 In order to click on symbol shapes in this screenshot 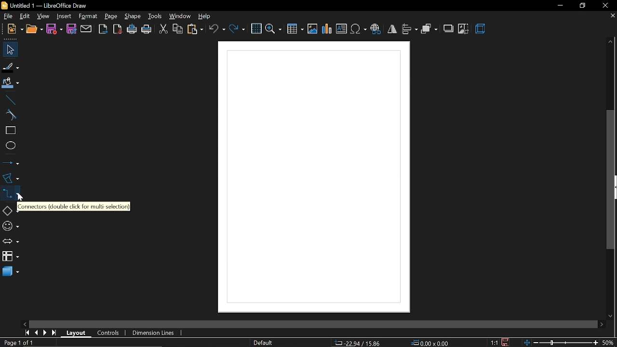, I will do `click(10, 225)`.